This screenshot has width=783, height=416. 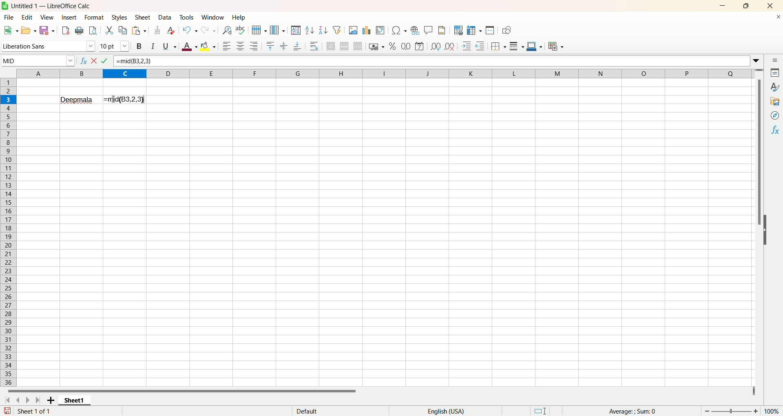 I want to click on Split window, so click(x=490, y=30).